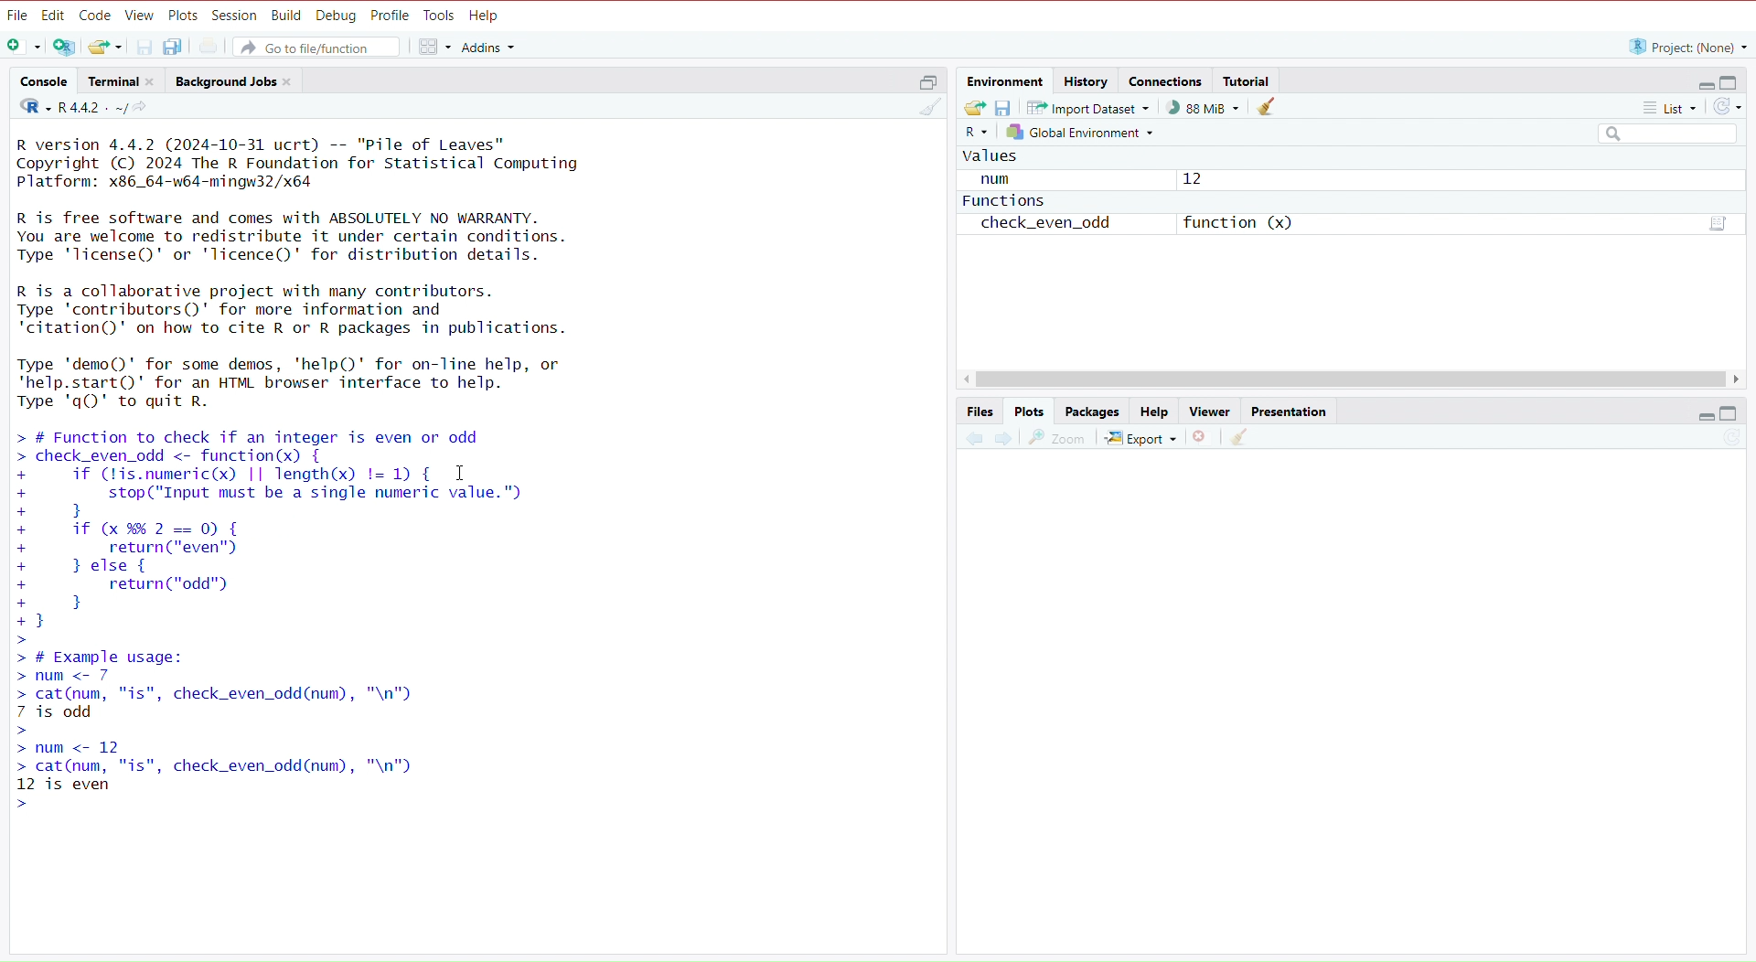 The height and width of the screenshot is (962, 1756). Describe the element at coordinates (1003, 204) in the screenshot. I see `functions` at that location.